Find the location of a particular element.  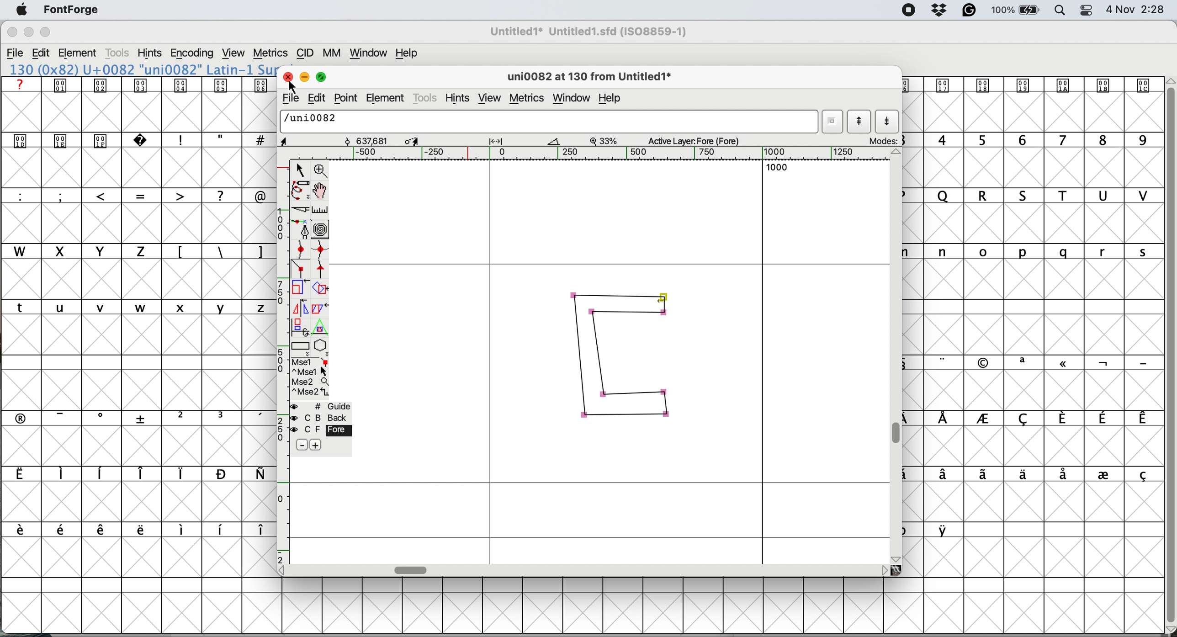

special characters is located at coordinates (138, 195).